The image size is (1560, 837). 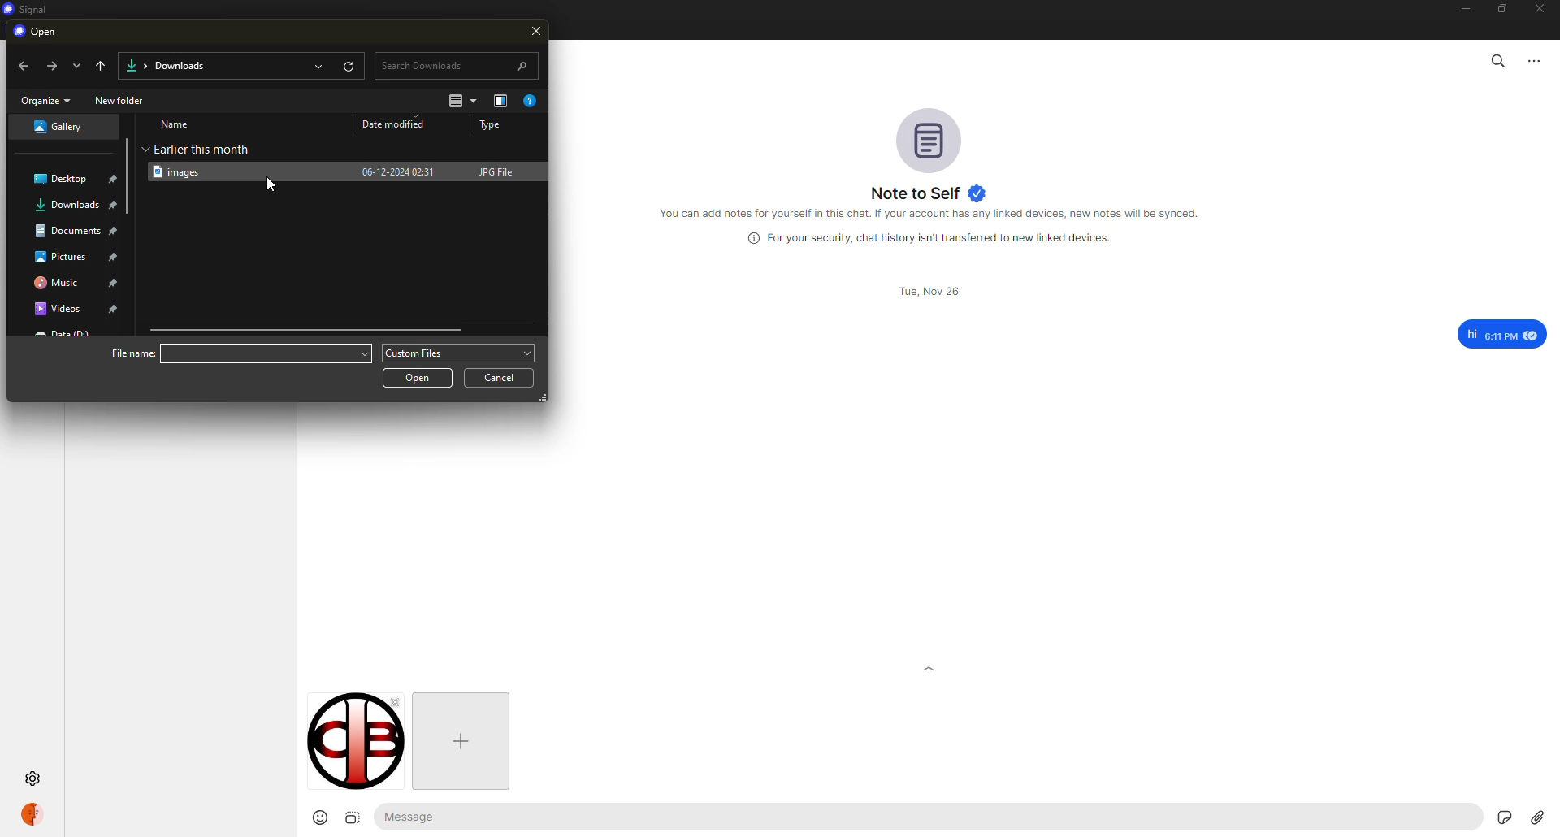 What do you see at coordinates (362, 352) in the screenshot?
I see `drop down` at bounding box center [362, 352].